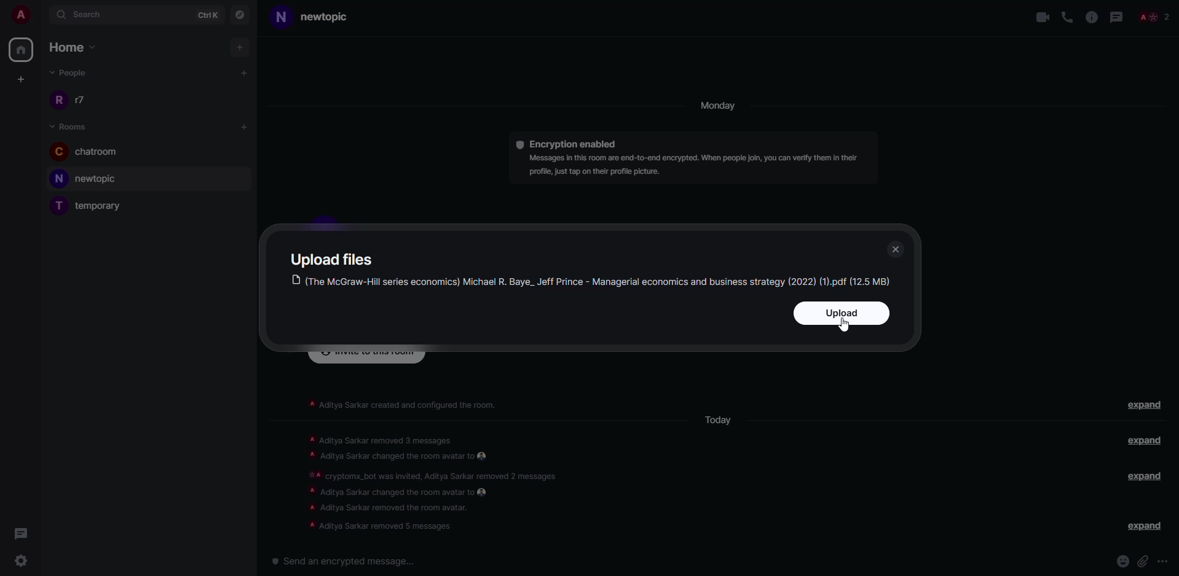 This screenshot has height=576, width=1179. Describe the element at coordinates (1142, 404) in the screenshot. I see `expand` at that location.